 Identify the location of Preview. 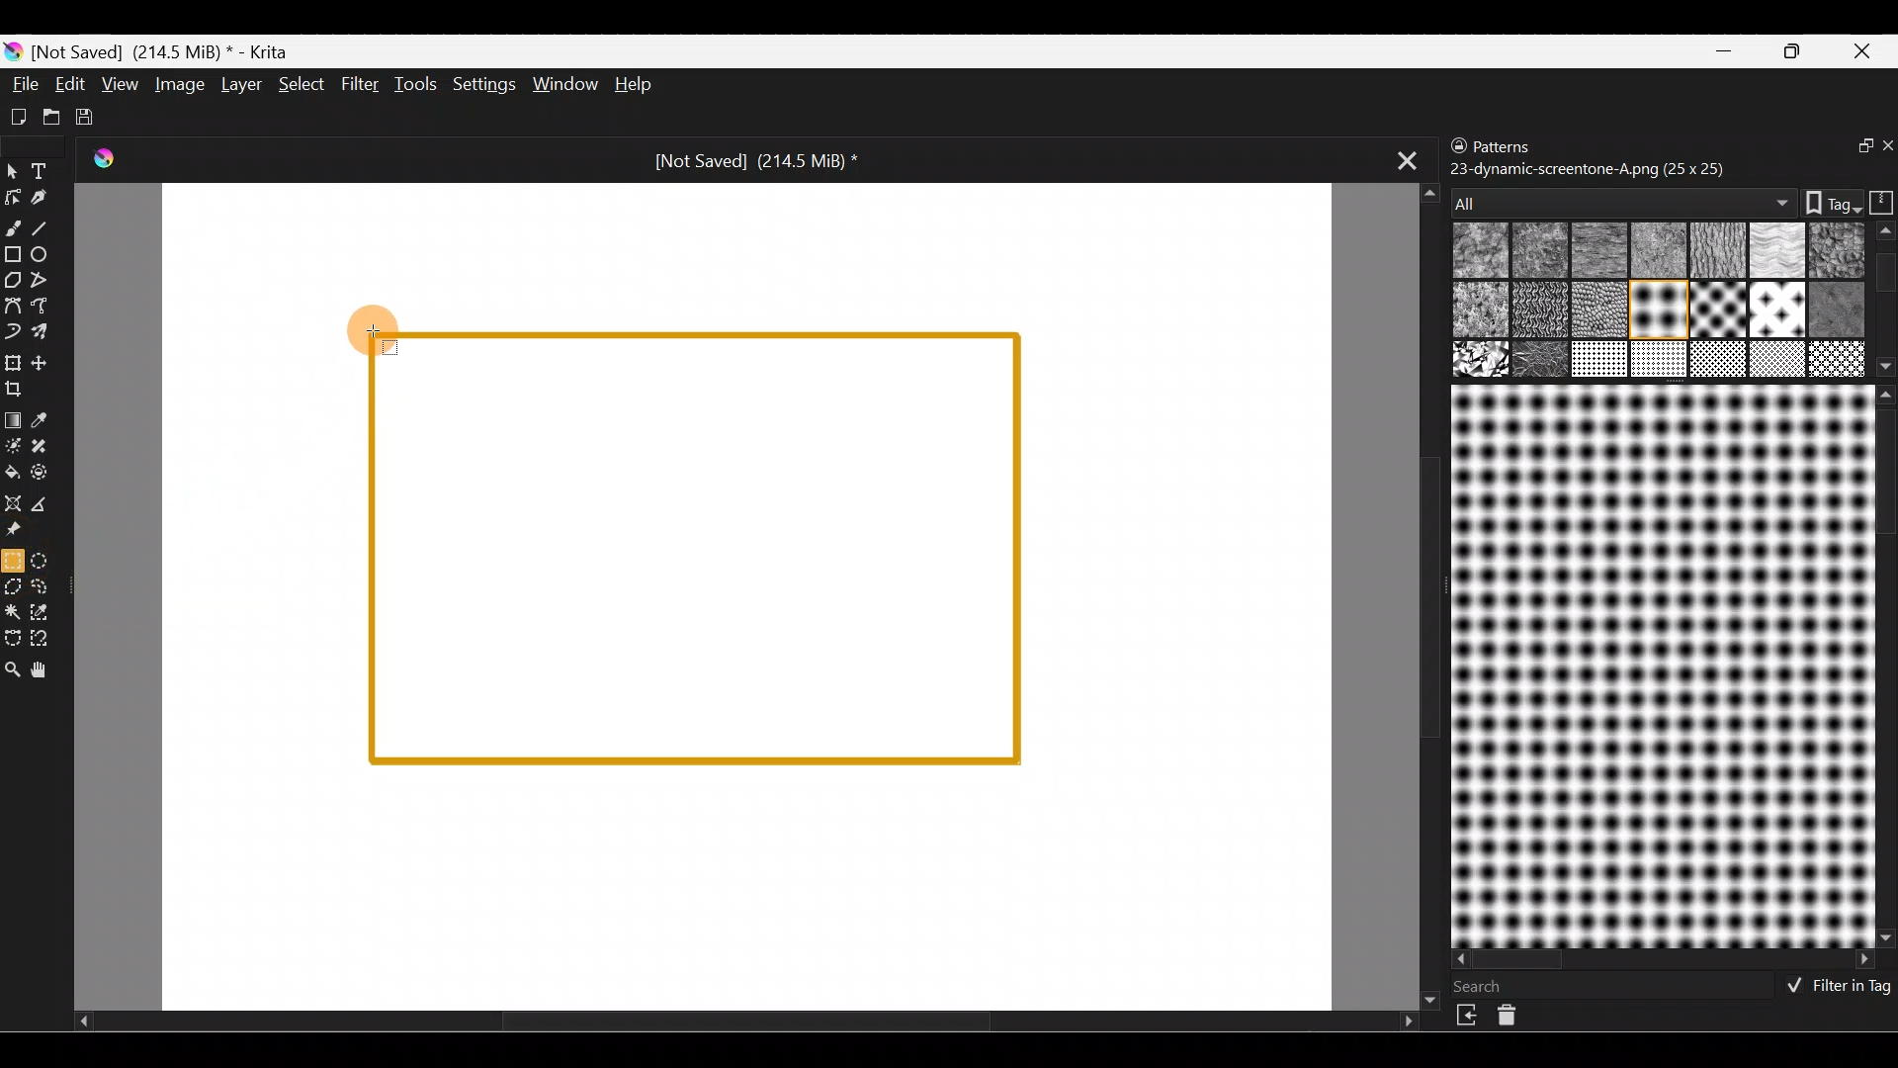
(1659, 666).